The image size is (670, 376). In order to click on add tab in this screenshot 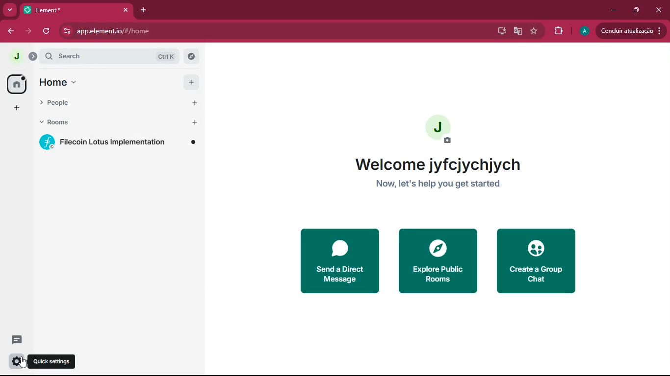, I will do `click(145, 8)`.